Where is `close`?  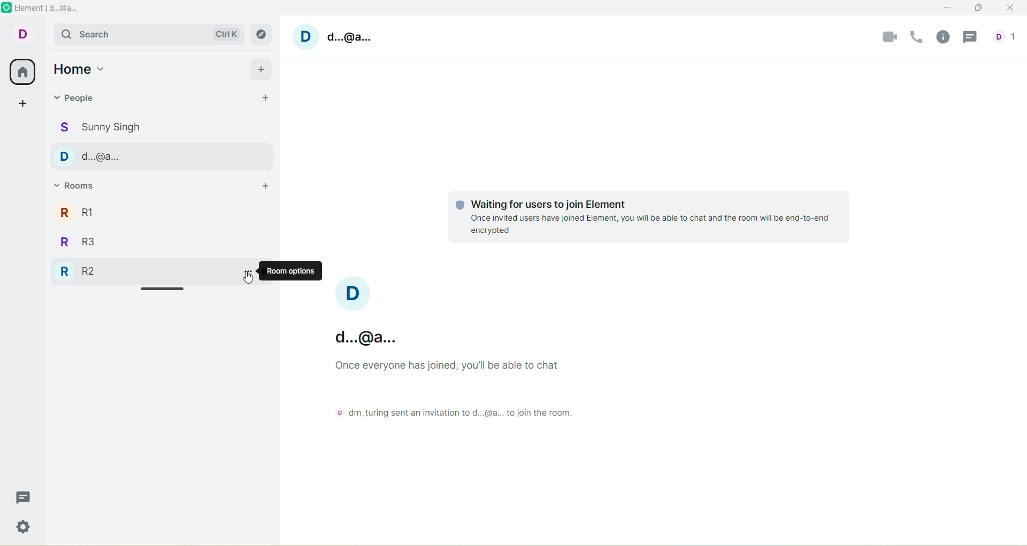
close is located at coordinates (1009, 9).